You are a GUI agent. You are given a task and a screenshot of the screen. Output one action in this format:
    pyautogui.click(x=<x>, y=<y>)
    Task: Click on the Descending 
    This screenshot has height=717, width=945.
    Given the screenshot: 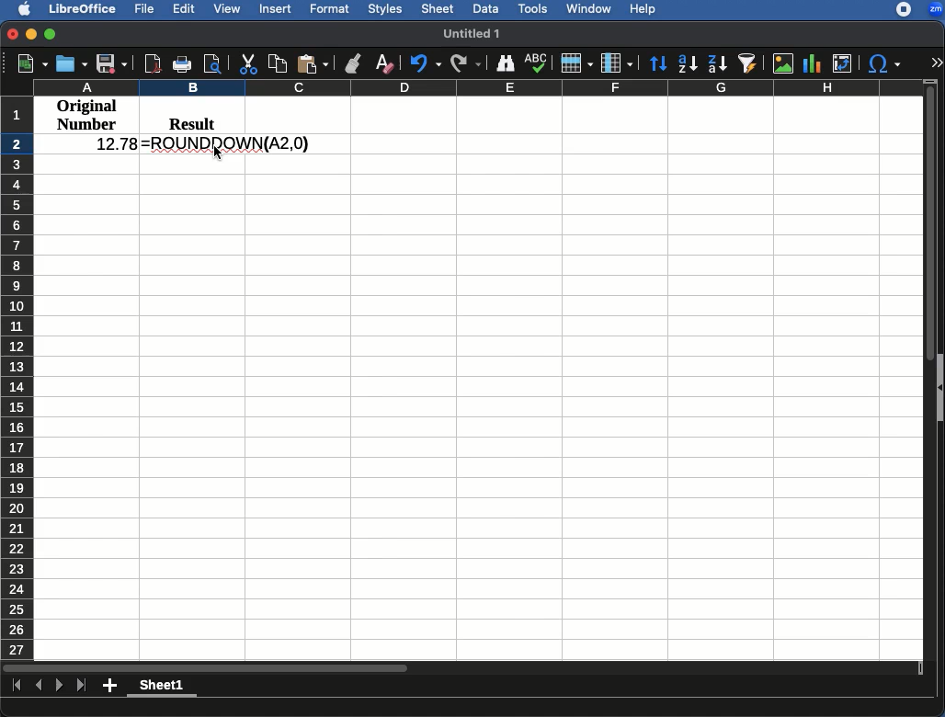 What is the action you would take?
    pyautogui.click(x=716, y=63)
    